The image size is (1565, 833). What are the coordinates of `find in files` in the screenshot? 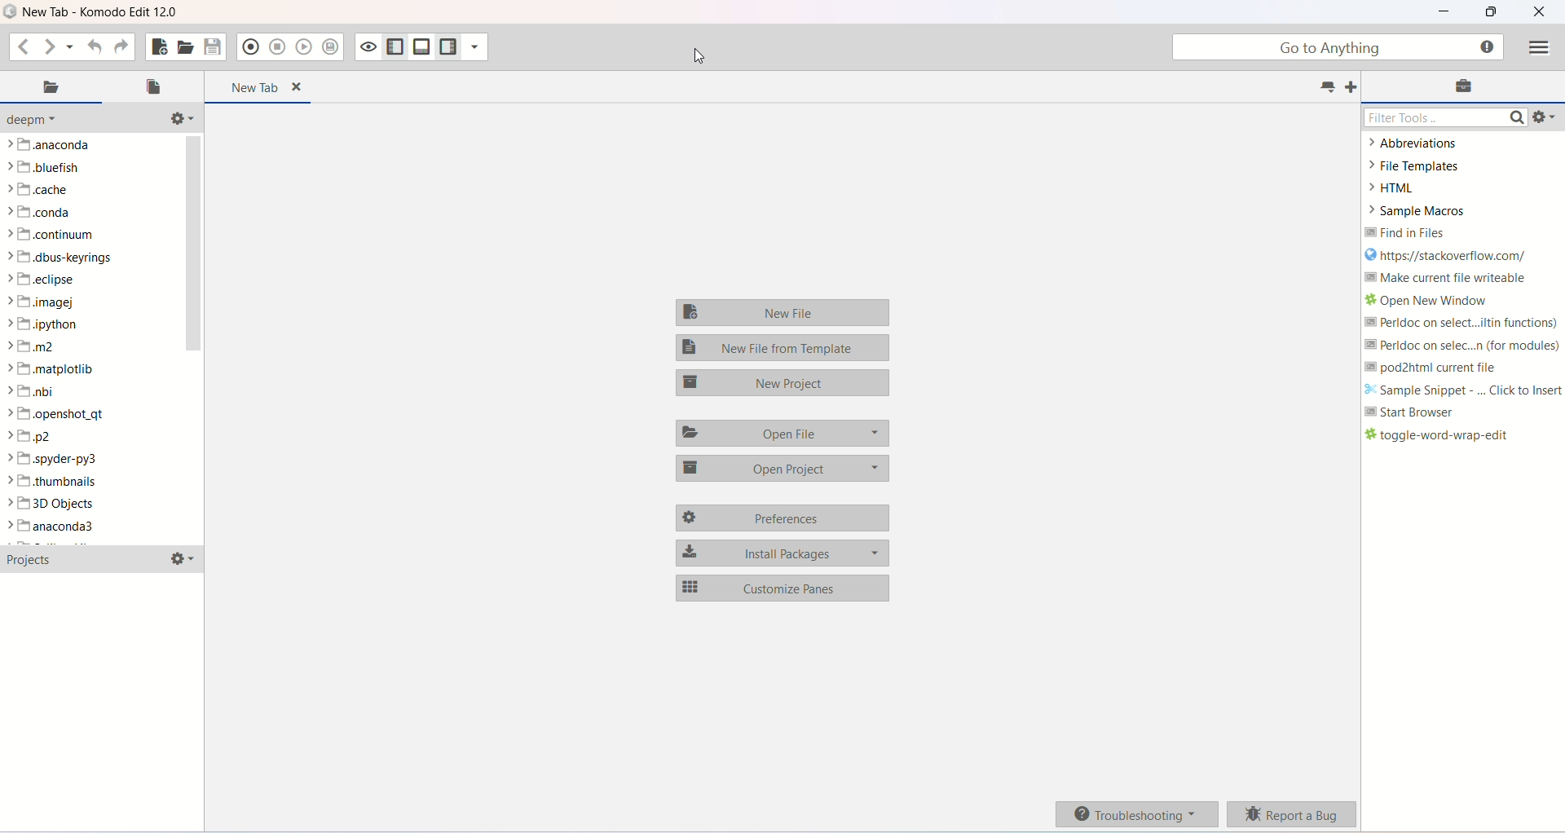 It's located at (1408, 234).